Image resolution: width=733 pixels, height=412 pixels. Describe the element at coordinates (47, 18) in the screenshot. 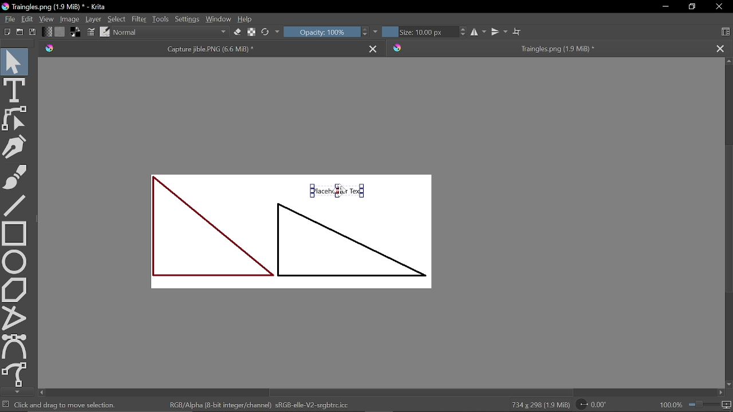

I see `View` at that location.